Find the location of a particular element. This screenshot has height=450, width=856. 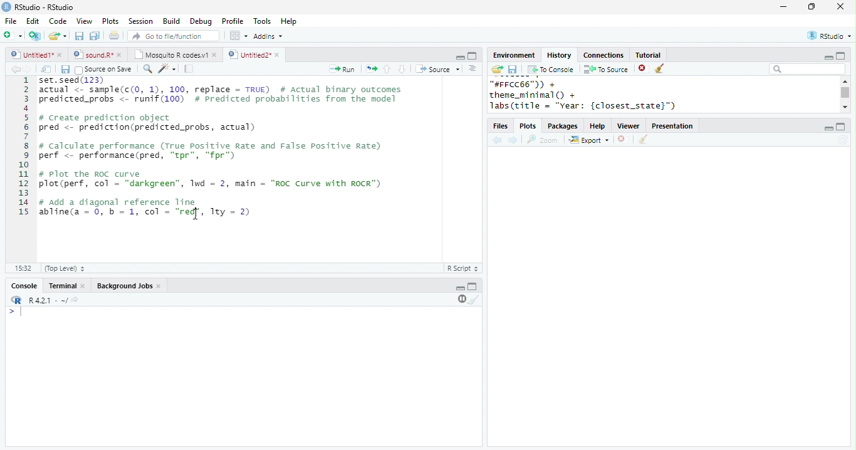

15:32 is located at coordinates (23, 268).